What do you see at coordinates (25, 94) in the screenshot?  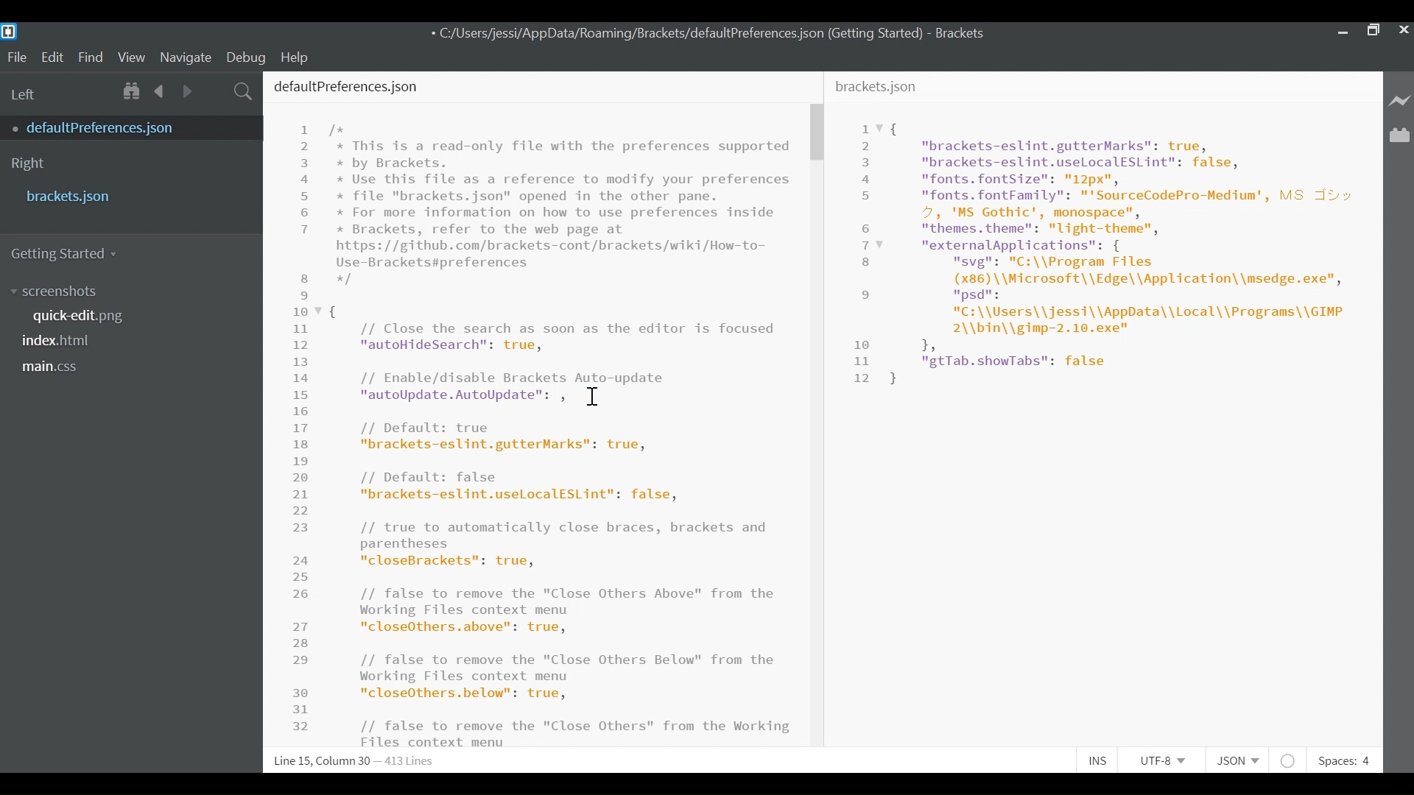 I see `Left` at bounding box center [25, 94].